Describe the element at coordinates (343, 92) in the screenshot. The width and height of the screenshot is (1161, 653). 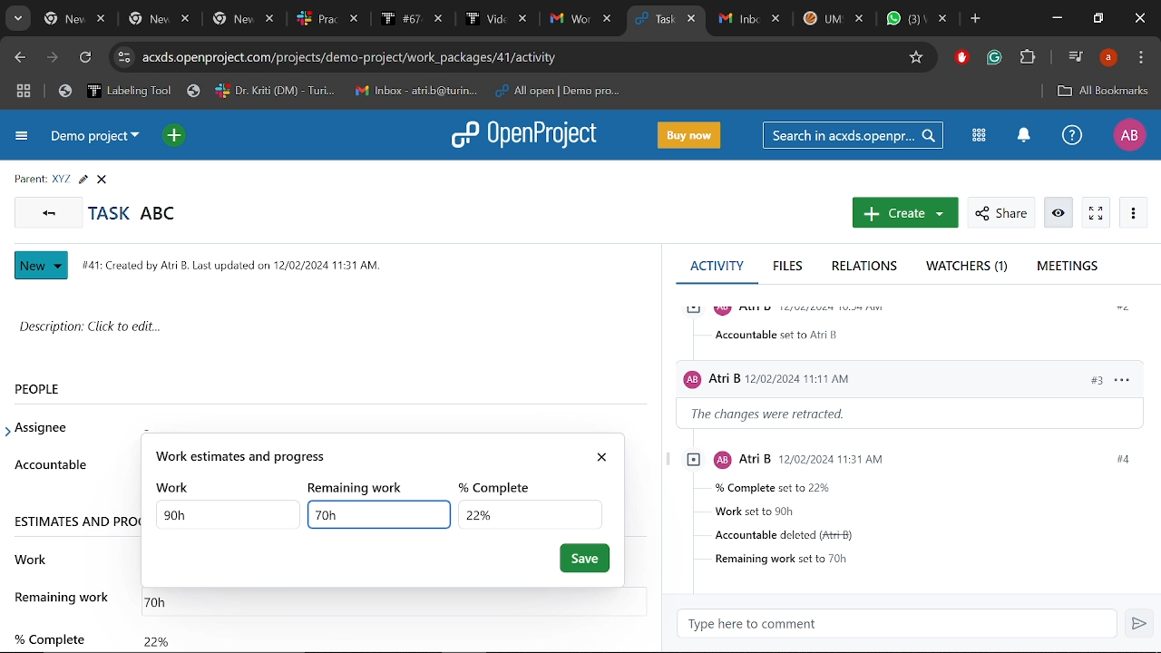
I see `Bookmarked tabs` at that location.